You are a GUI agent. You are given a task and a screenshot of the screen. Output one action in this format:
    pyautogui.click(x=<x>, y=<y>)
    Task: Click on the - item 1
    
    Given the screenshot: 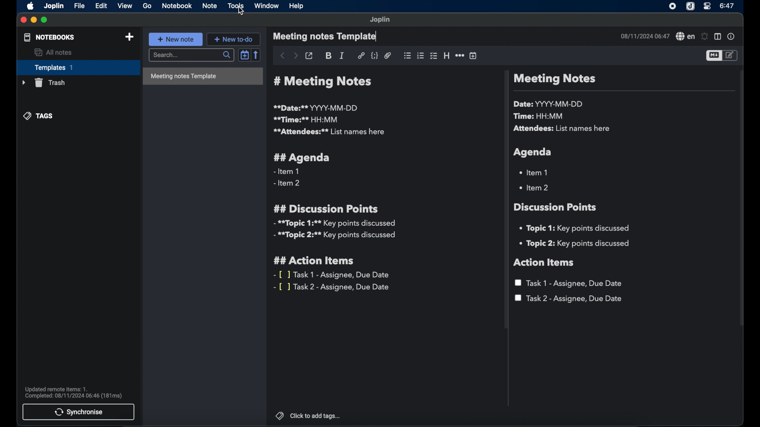 What is the action you would take?
    pyautogui.click(x=286, y=172)
    